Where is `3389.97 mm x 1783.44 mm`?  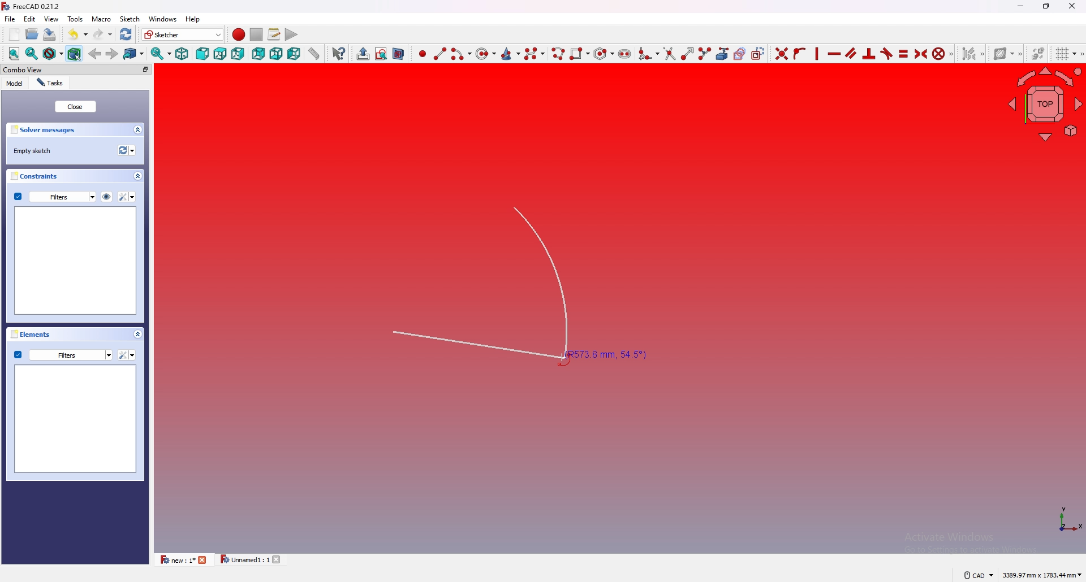
3389.97 mm x 1783.44 mm is located at coordinates (1041, 575).